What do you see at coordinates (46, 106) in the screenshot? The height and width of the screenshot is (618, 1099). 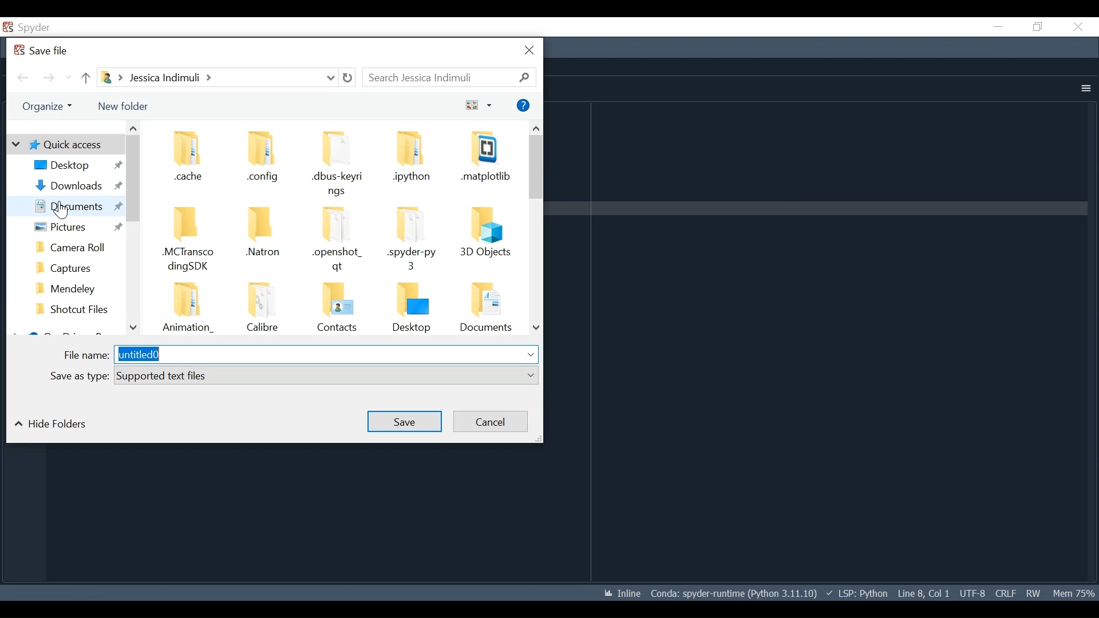 I see `Organize` at bounding box center [46, 106].